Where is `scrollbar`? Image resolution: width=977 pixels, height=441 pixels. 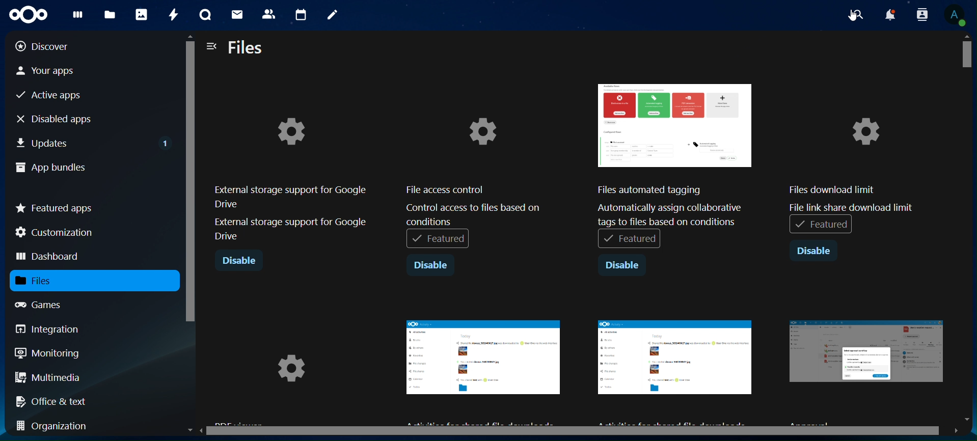
scrollbar is located at coordinates (189, 224).